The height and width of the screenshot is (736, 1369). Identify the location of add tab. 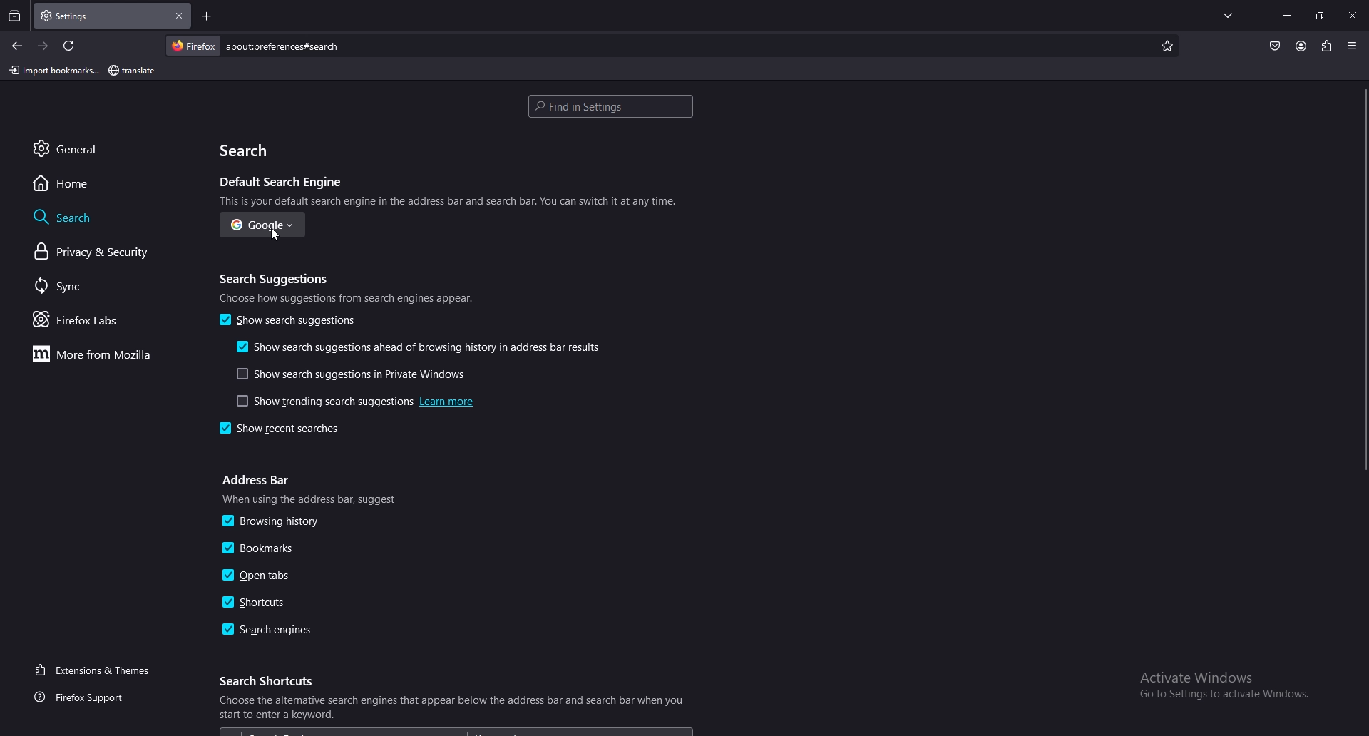
(207, 16).